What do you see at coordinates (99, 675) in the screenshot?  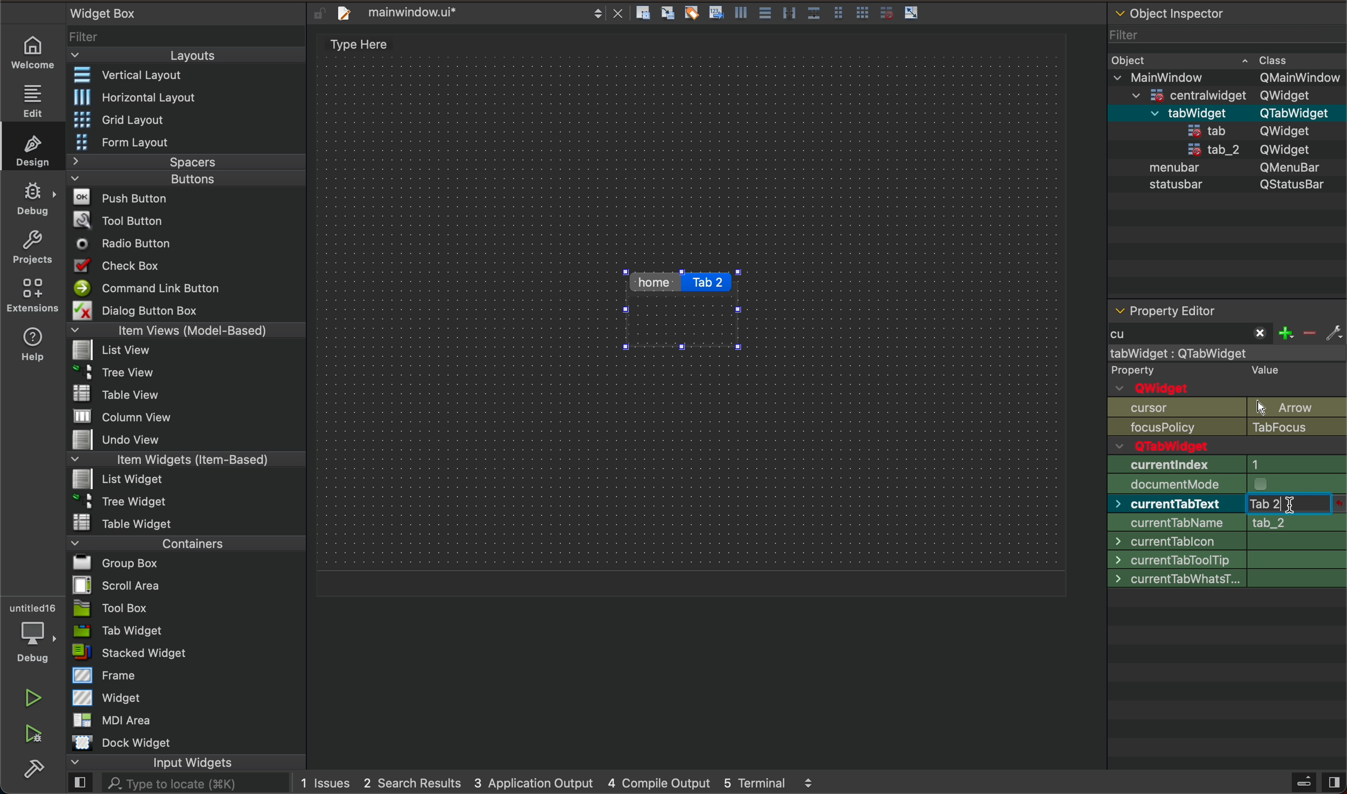 I see `Frame` at bounding box center [99, 675].